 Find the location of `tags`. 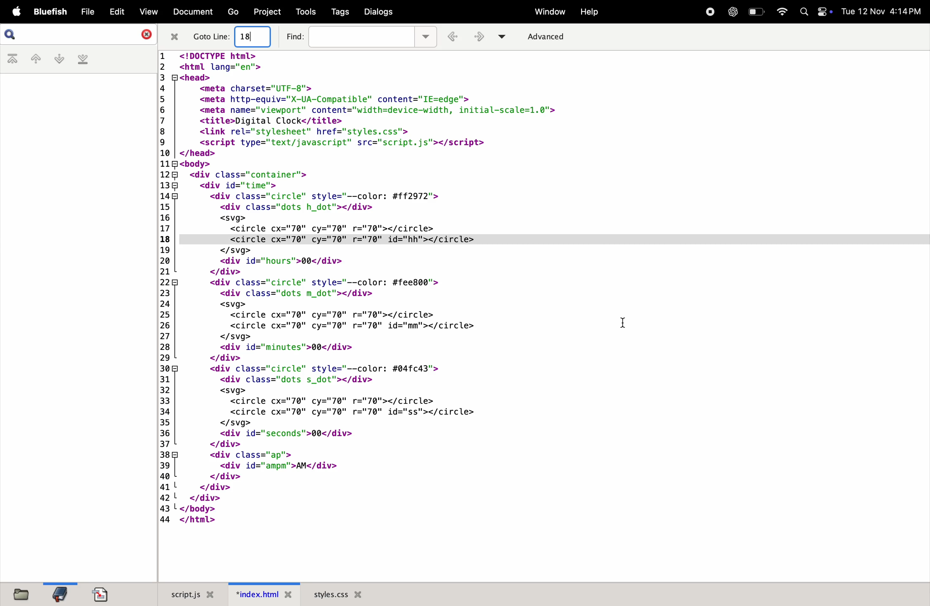

tags is located at coordinates (338, 12).